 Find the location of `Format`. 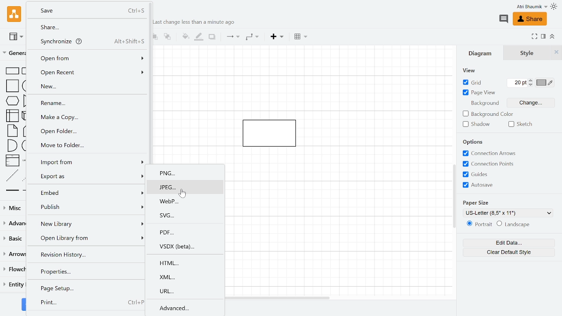

Format is located at coordinates (543, 36).